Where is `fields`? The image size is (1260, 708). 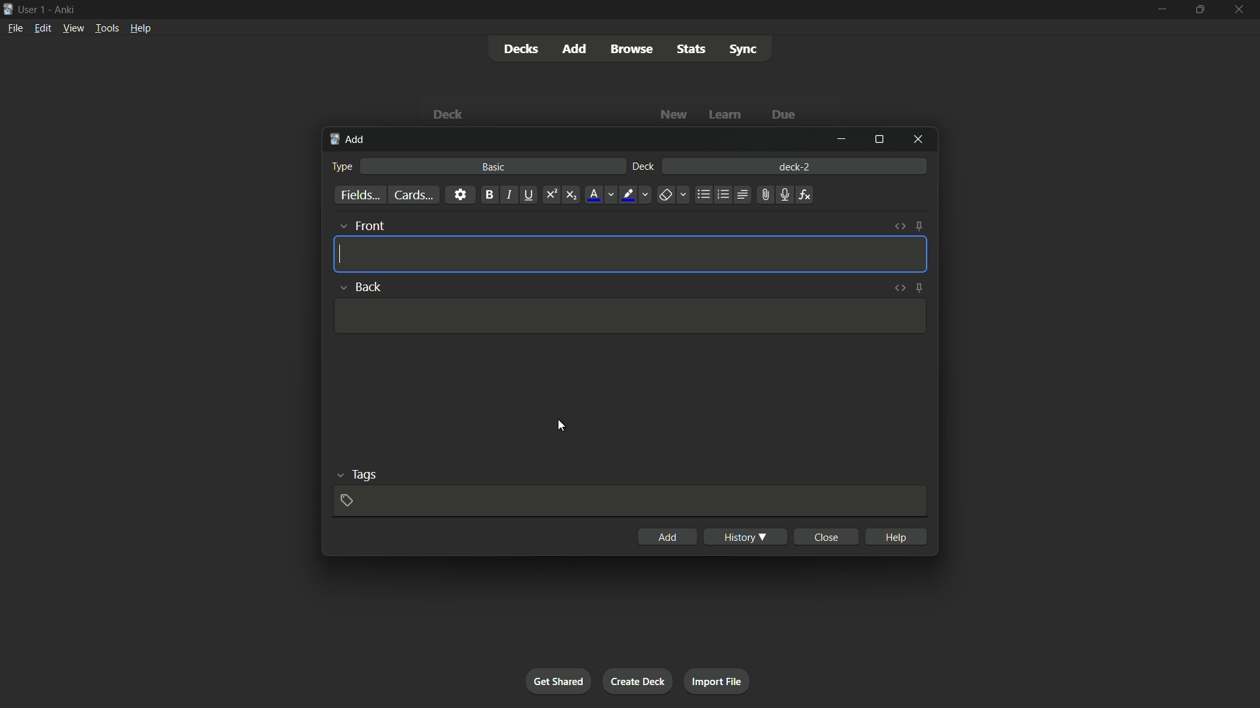 fields is located at coordinates (361, 195).